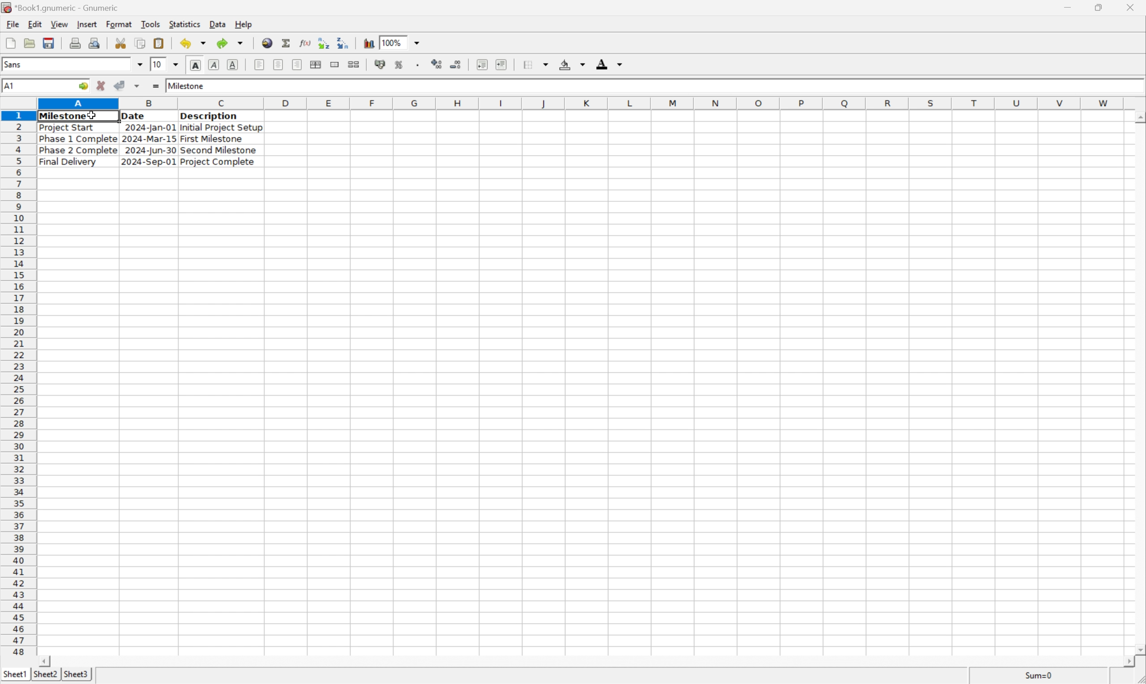  I want to click on bold, so click(195, 65).